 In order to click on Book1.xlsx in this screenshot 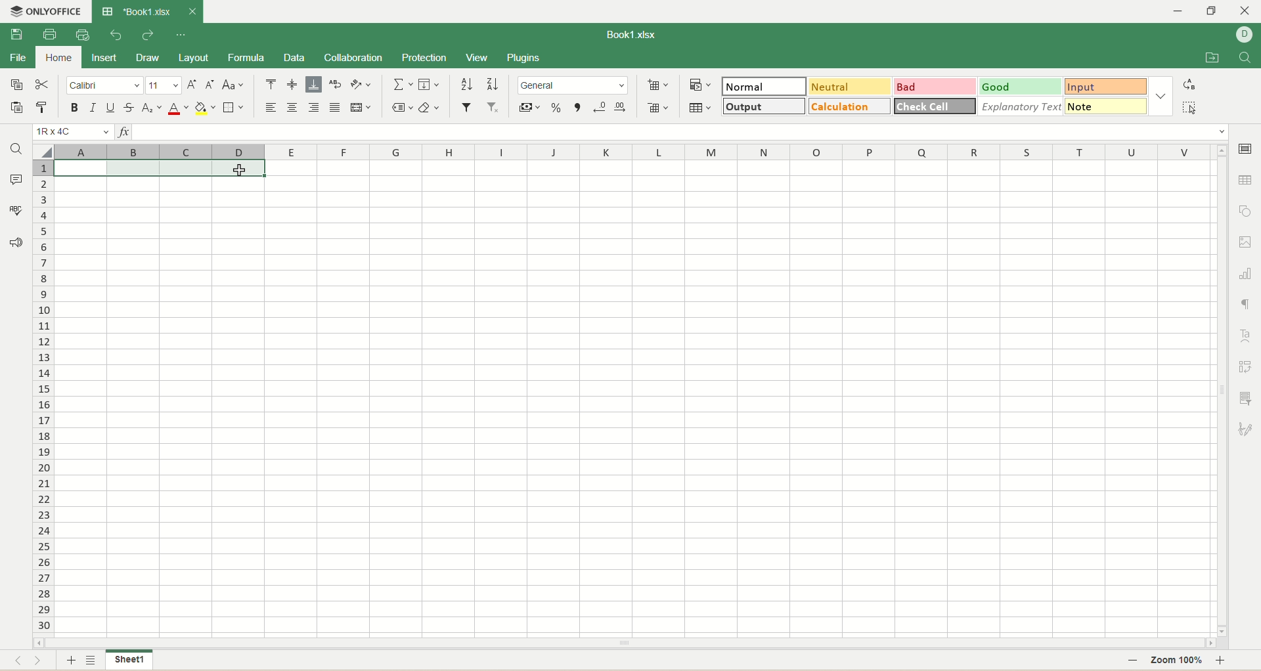, I will do `click(627, 33)`.